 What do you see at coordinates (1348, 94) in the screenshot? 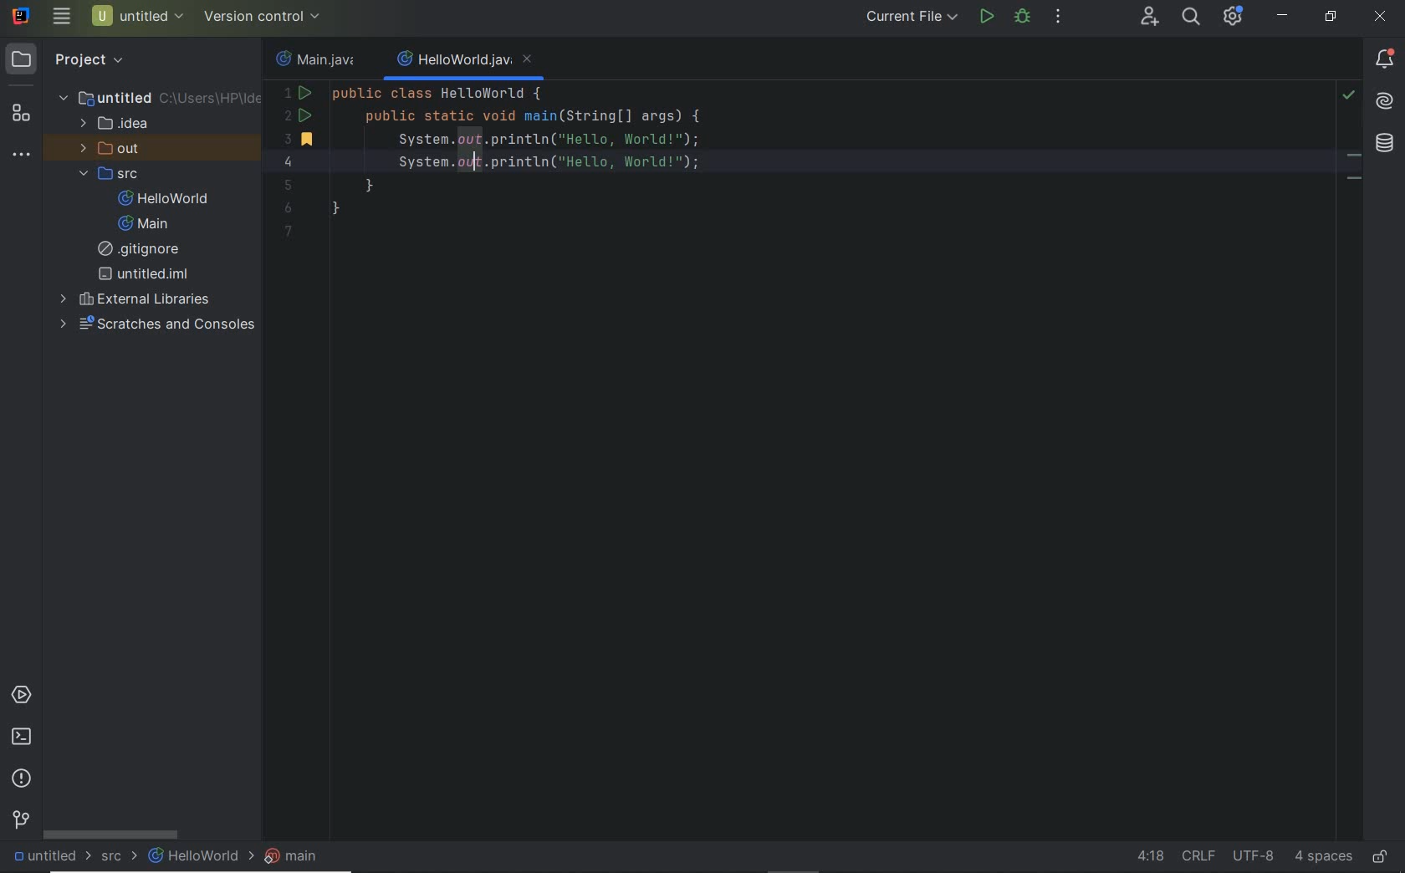
I see `no problem to highlight` at bounding box center [1348, 94].